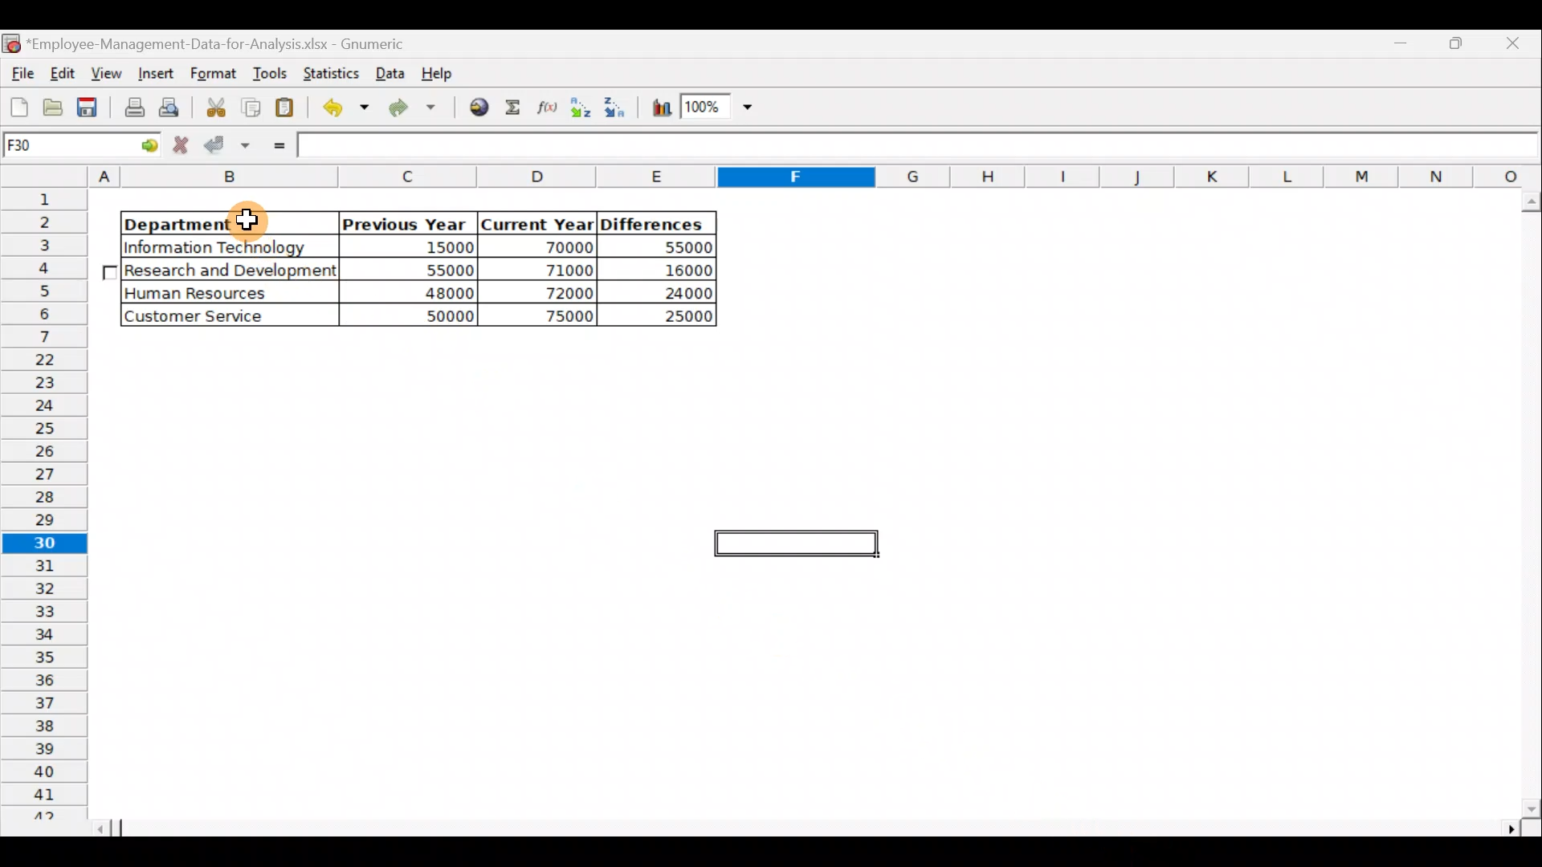 Image resolution: width=1542 pixels, height=867 pixels. I want to click on Minimize, so click(1457, 49).